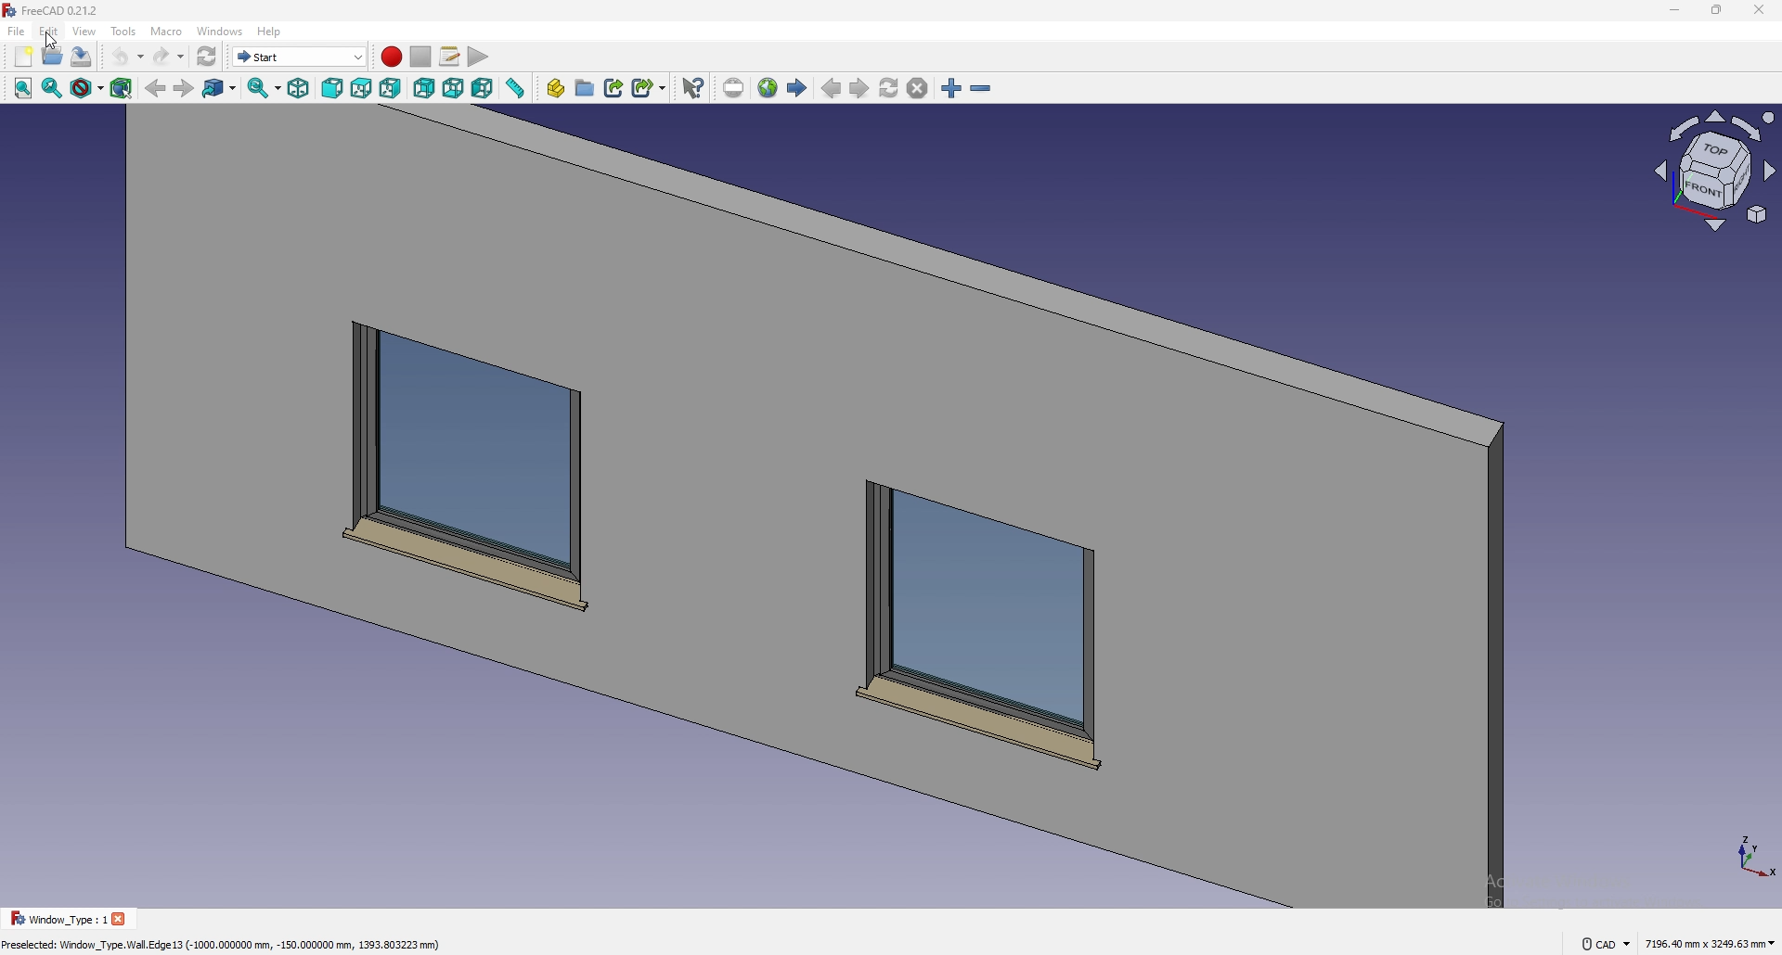  Describe the element at coordinates (556, 88) in the screenshot. I see `create part` at that location.